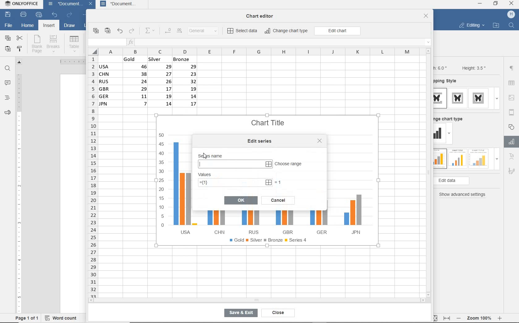  What do you see at coordinates (480, 98) in the screenshot?
I see `type 3` at bounding box center [480, 98].